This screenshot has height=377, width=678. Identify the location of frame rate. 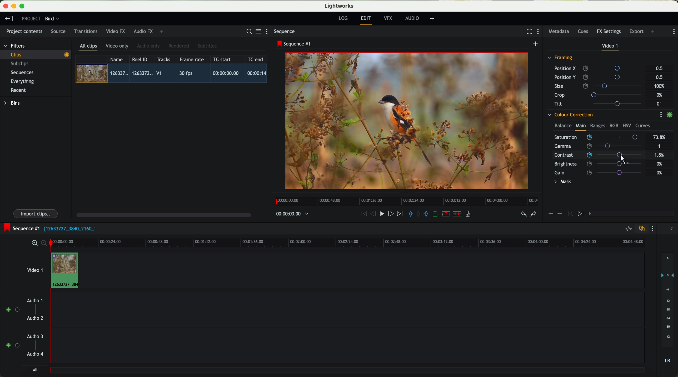
(192, 60).